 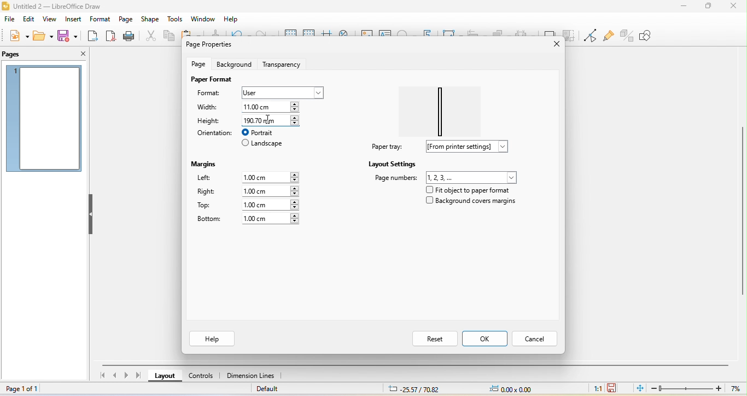 What do you see at coordinates (30, 19) in the screenshot?
I see `edit` at bounding box center [30, 19].